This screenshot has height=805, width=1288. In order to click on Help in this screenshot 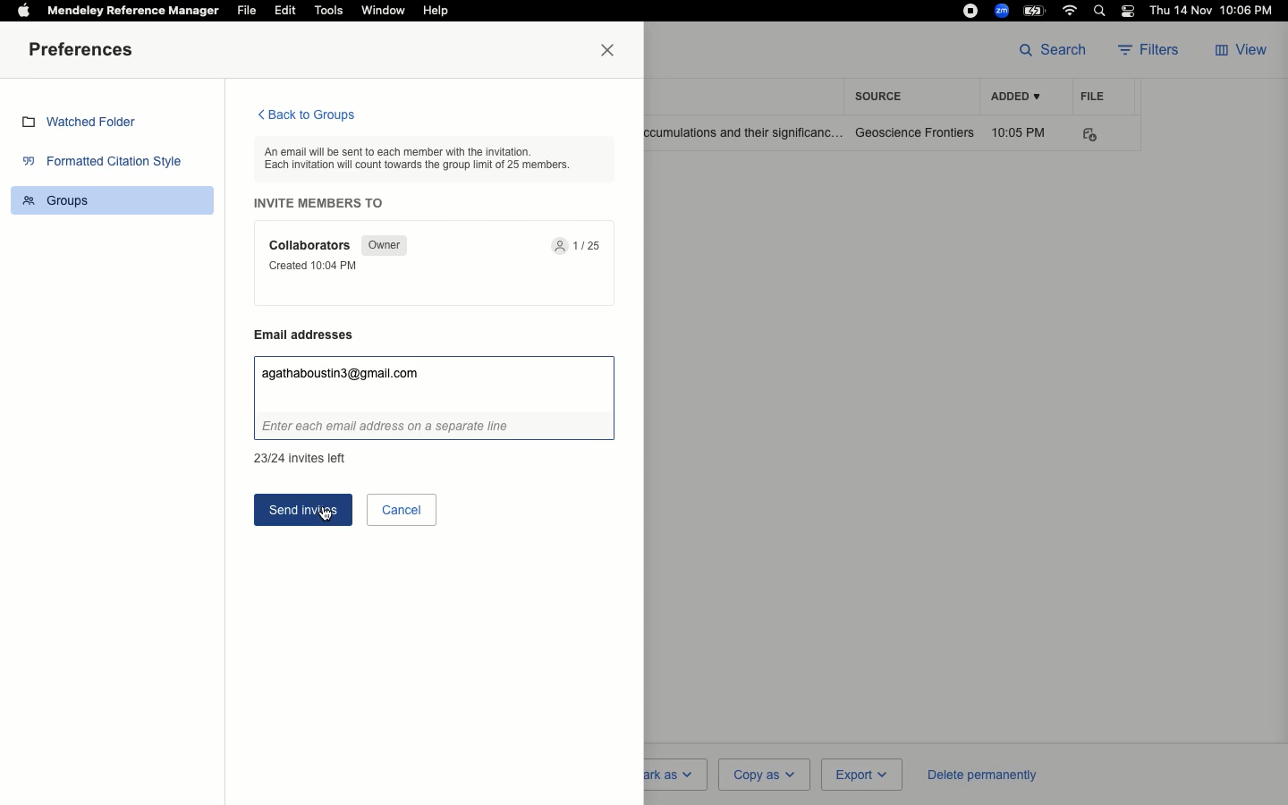, I will do `click(435, 12)`.